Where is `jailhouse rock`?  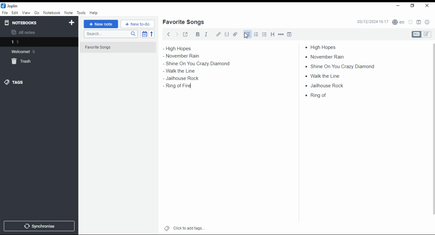 jailhouse rock is located at coordinates (180, 78).